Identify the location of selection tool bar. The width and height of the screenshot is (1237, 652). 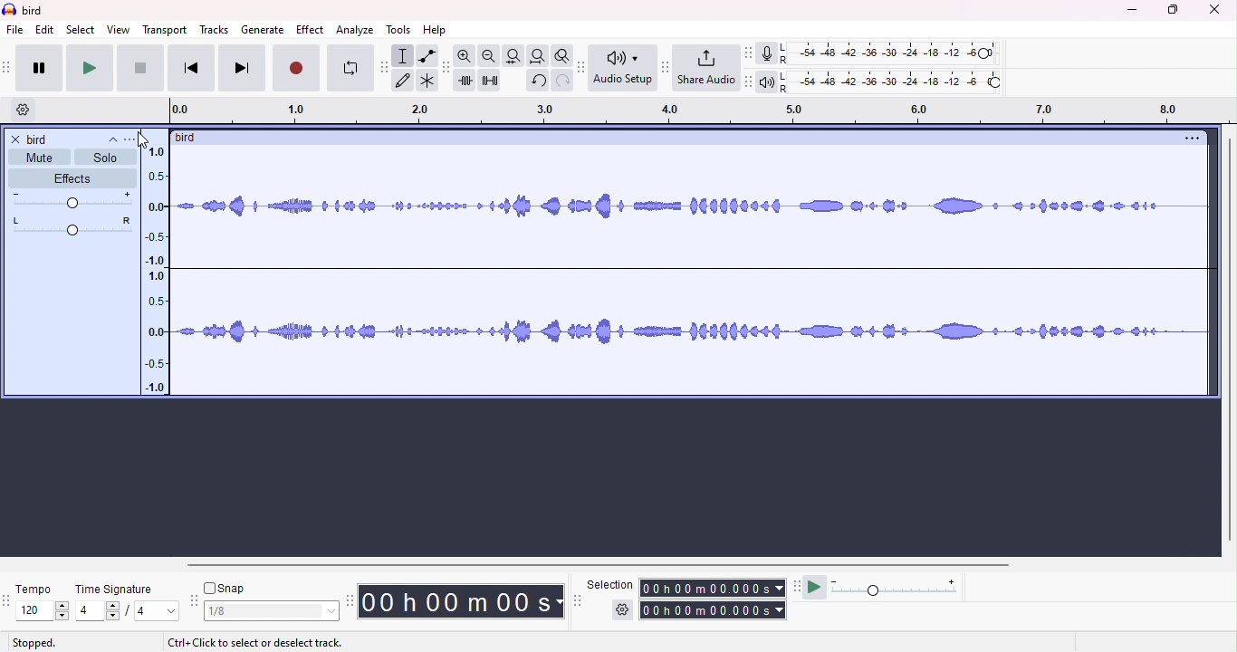
(576, 599).